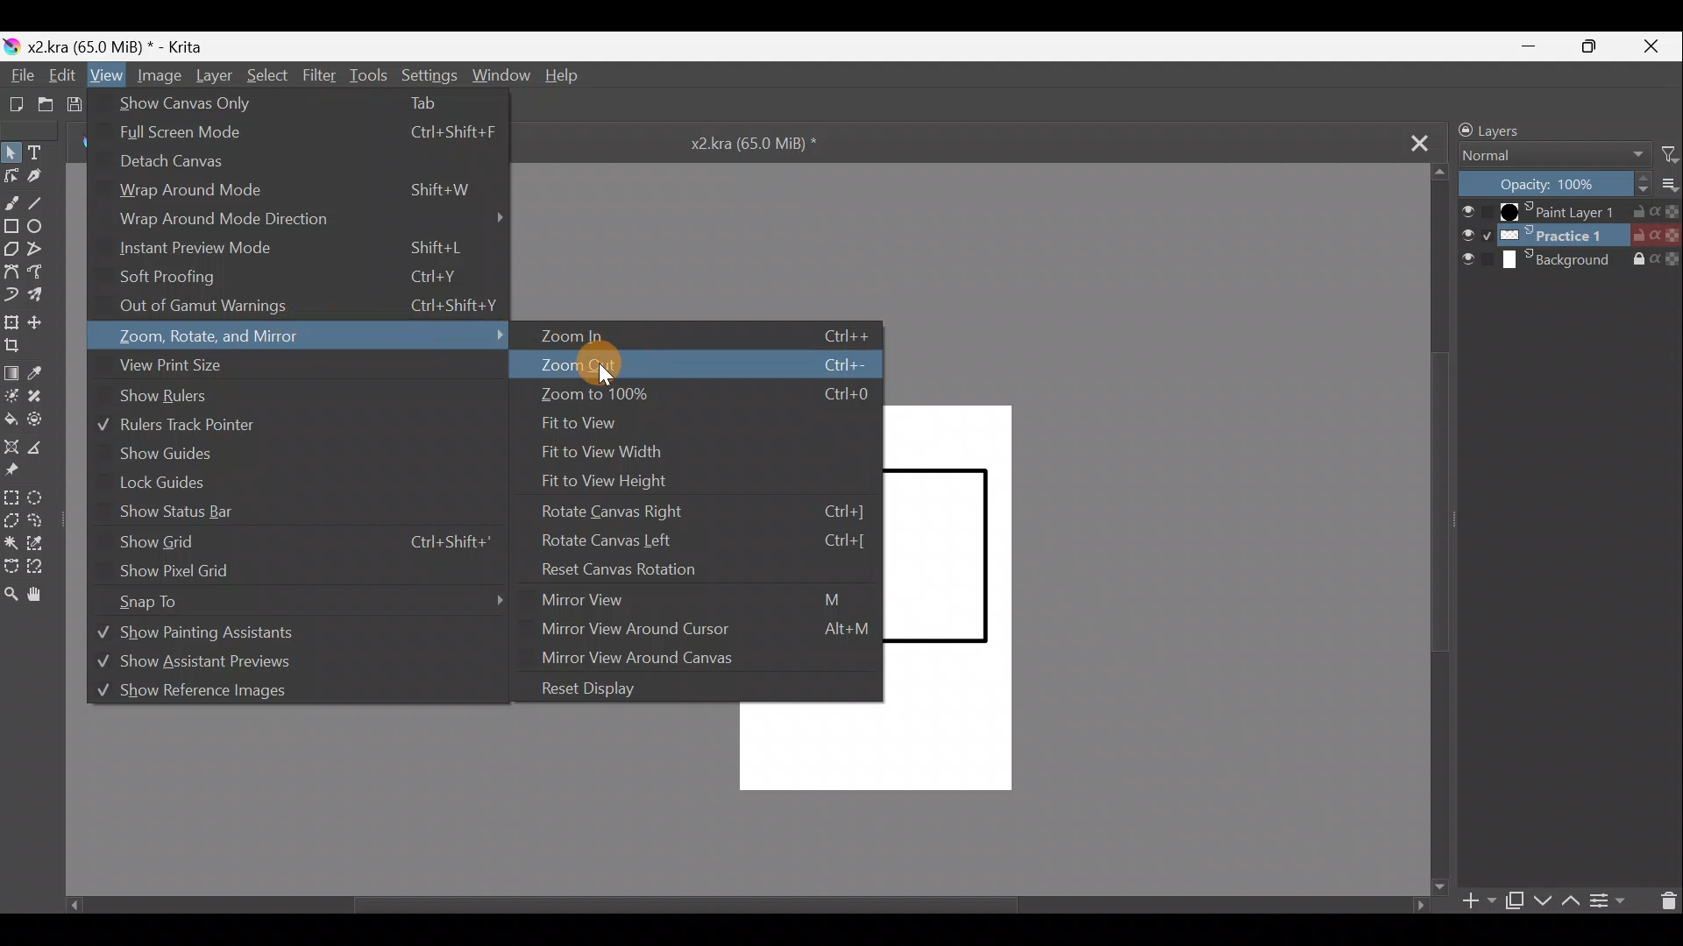 The image size is (1683, 946). What do you see at coordinates (500, 74) in the screenshot?
I see `Window` at bounding box center [500, 74].